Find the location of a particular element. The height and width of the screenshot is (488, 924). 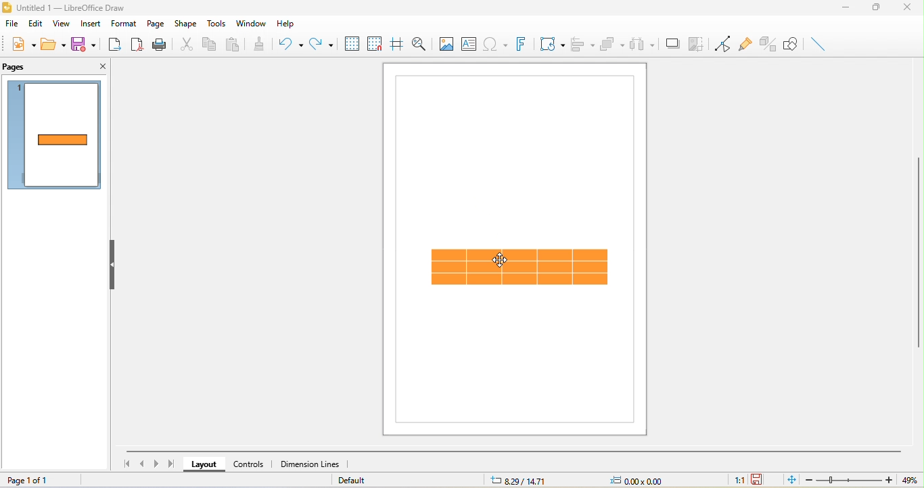

image is located at coordinates (446, 44).